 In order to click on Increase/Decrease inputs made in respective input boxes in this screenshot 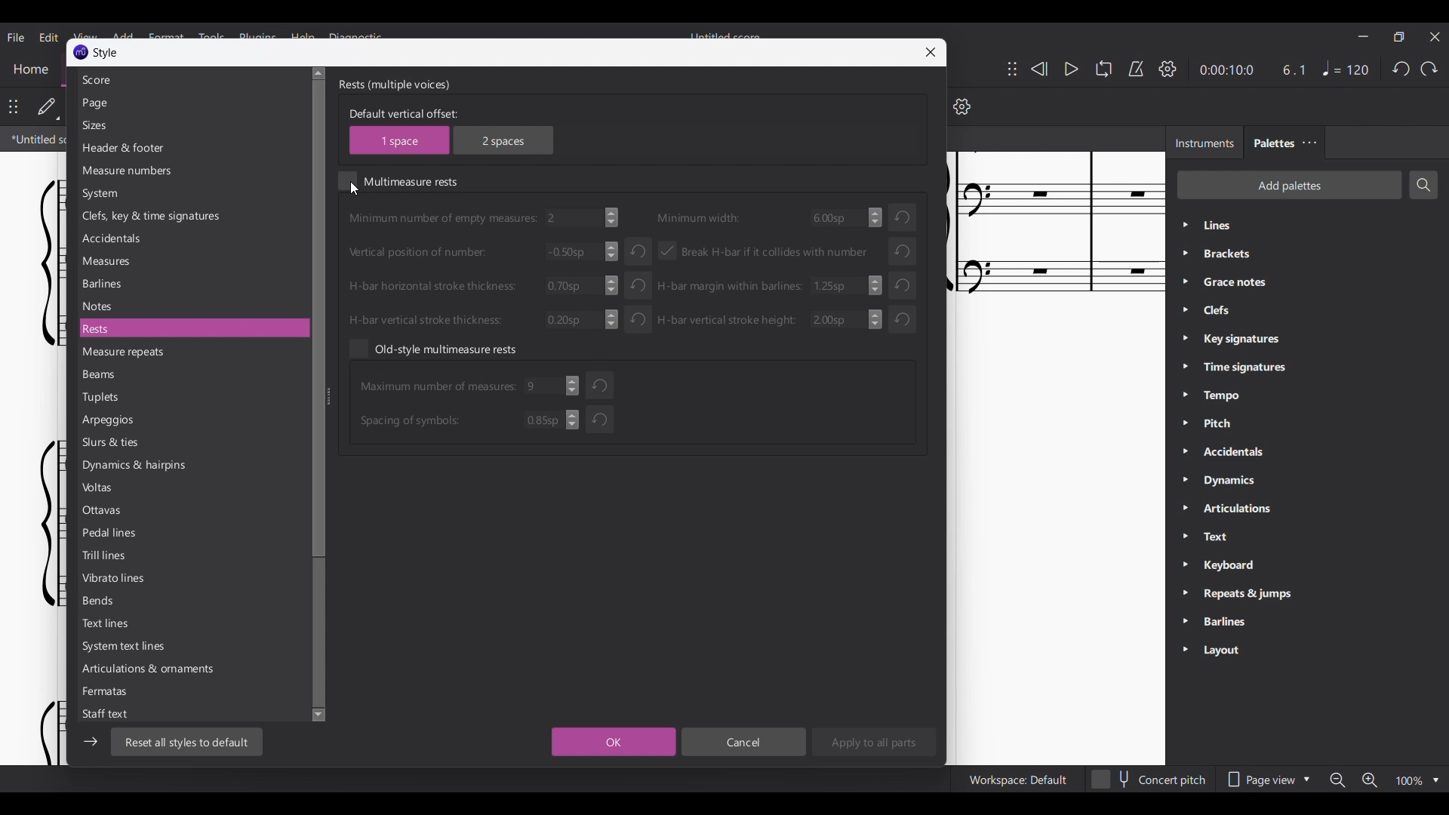, I will do `click(611, 269)`.